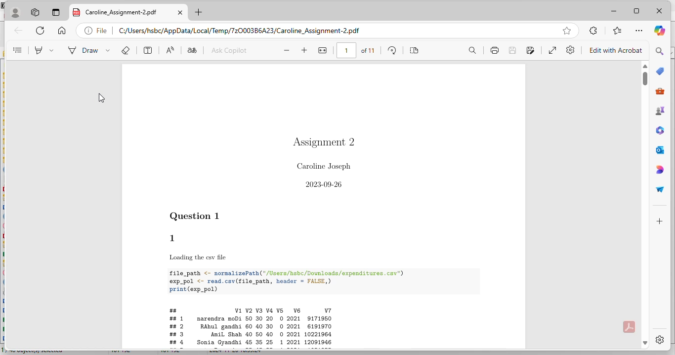 The height and width of the screenshot is (355, 675). I want to click on settings, so click(660, 340).